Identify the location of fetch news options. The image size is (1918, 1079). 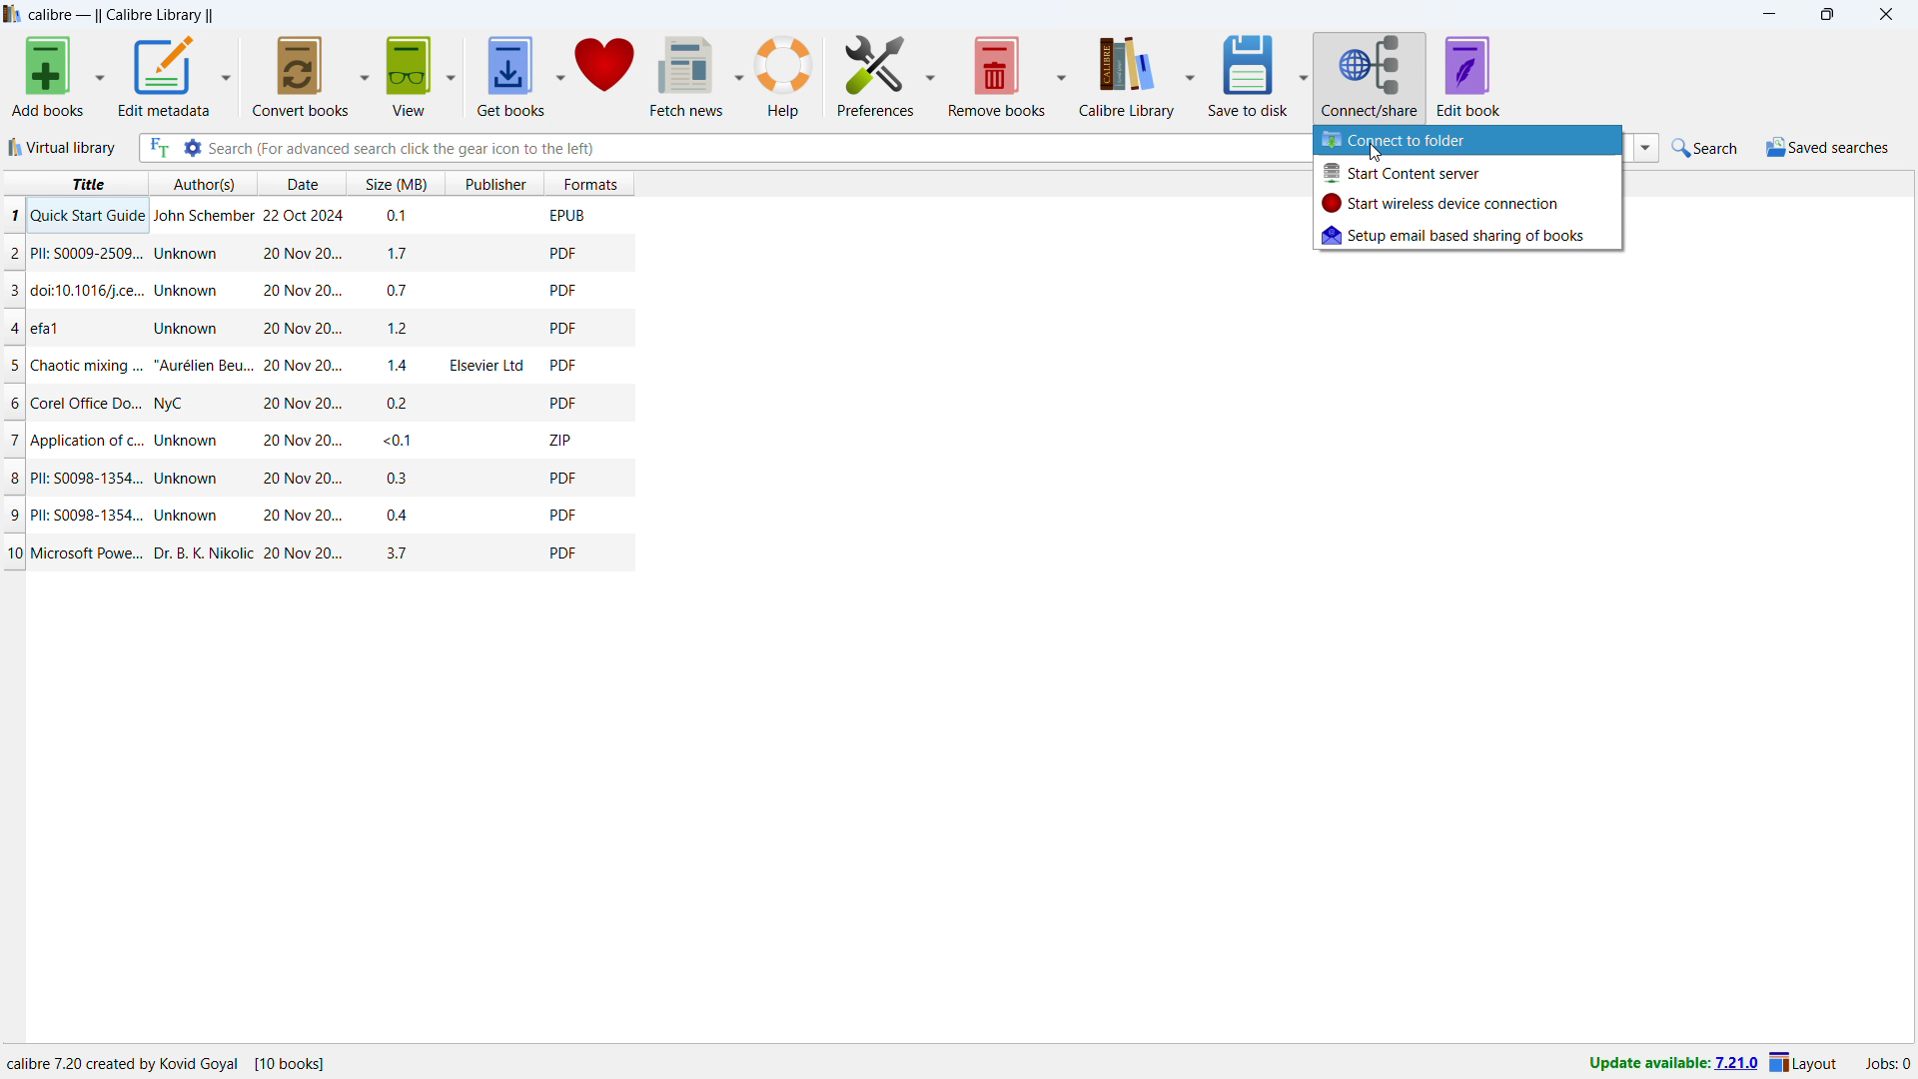
(739, 74).